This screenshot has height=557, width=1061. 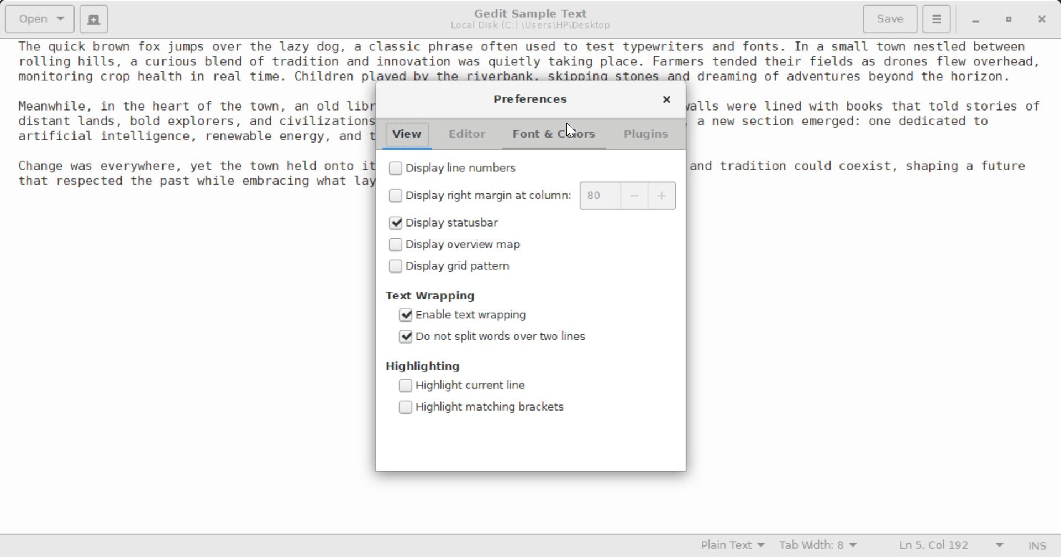 I want to click on Text Wrapping Options Heading, so click(x=431, y=297).